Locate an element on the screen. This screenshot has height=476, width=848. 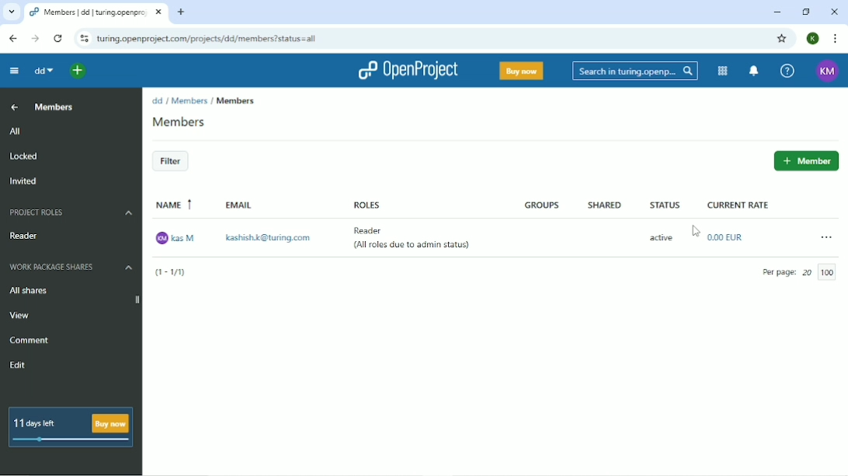
Restore down is located at coordinates (805, 11).